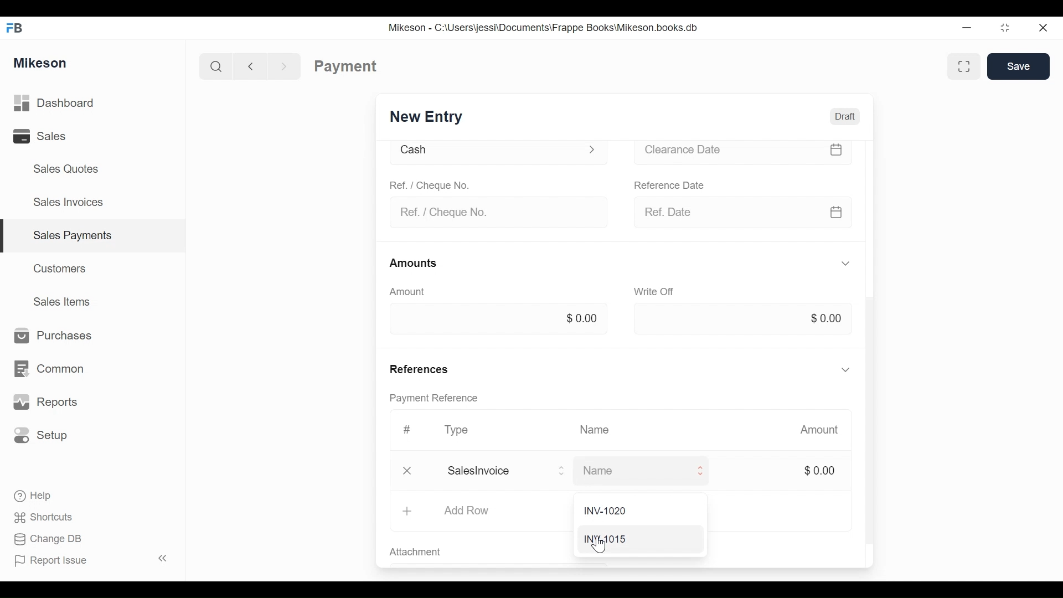  Describe the element at coordinates (51, 539) in the screenshot. I see `Change DB` at that location.